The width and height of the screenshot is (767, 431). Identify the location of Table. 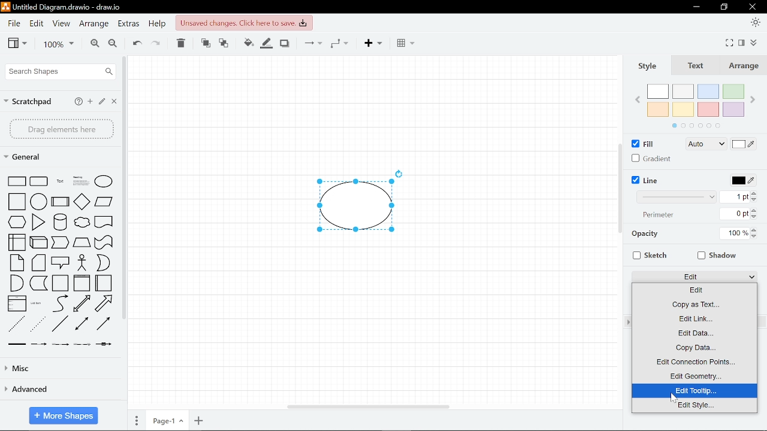
(406, 43).